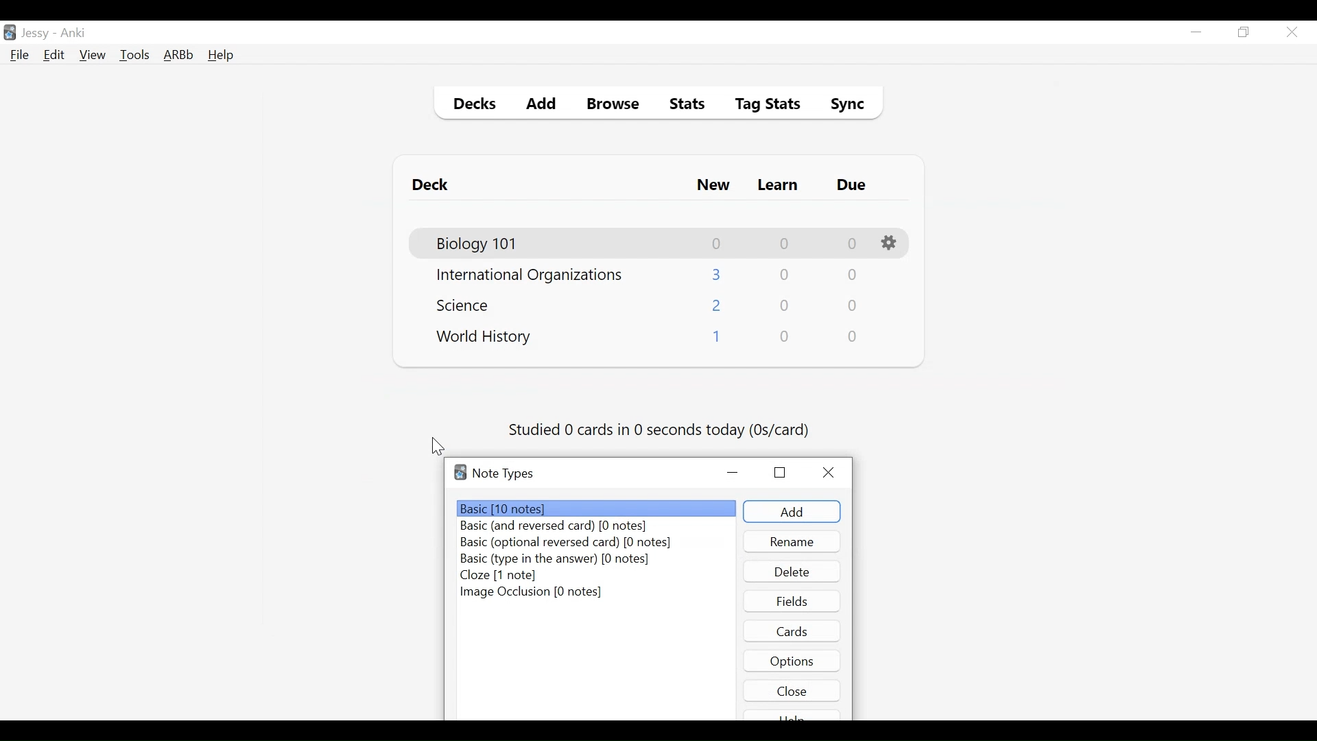  What do you see at coordinates (853, 307) in the screenshot?
I see `Due Card Count` at bounding box center [853, 307].